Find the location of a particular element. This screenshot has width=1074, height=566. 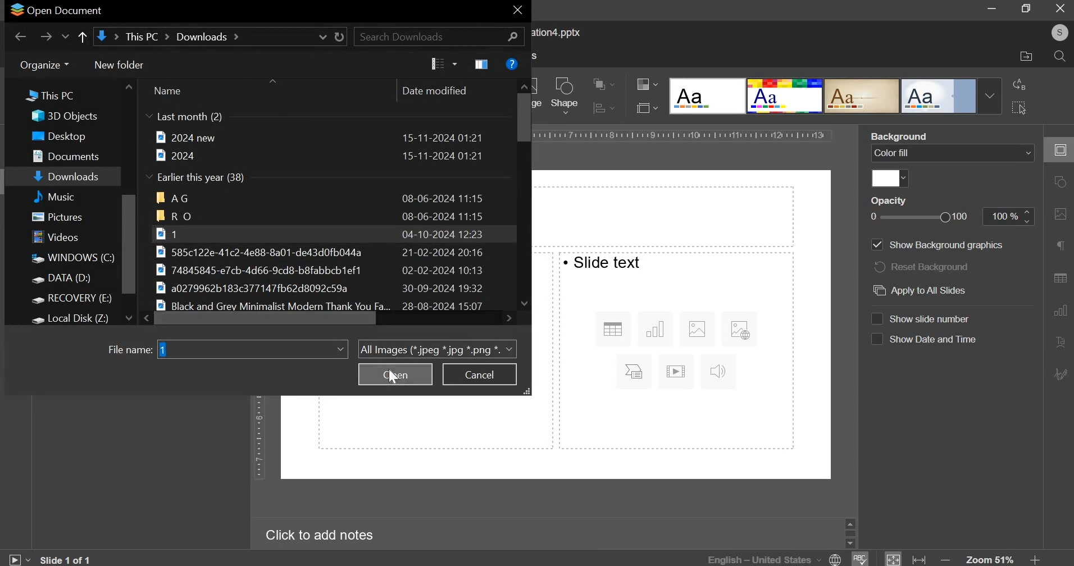

downloads is located at coordinates (68, 177).